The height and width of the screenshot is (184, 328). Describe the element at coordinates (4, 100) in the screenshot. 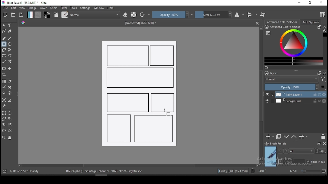

I see `assistant tool` at that location.